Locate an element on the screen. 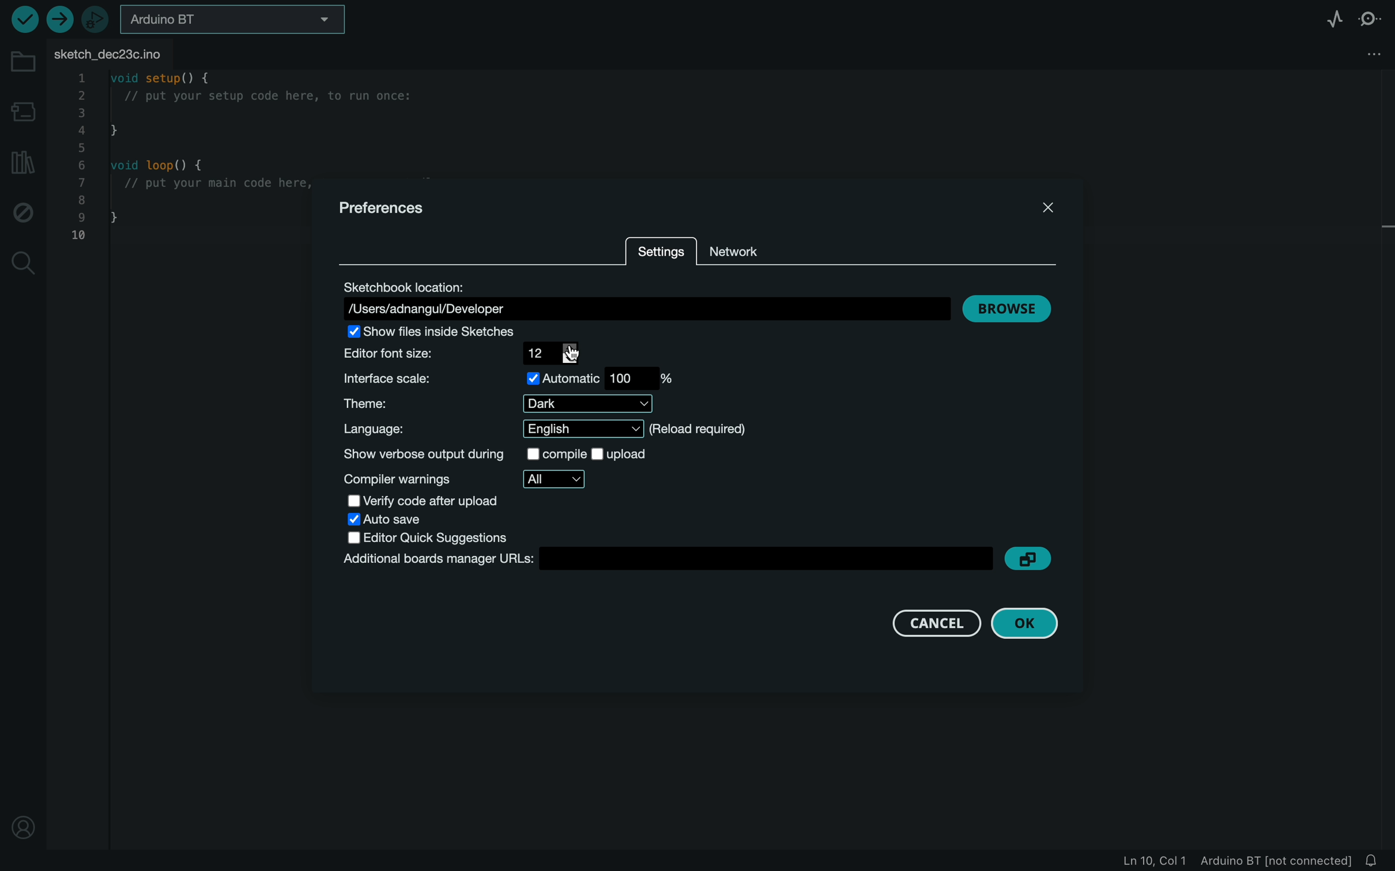 The width and height of the screenshot is (1395, 871). library manager is located at coordinates (23, 161).